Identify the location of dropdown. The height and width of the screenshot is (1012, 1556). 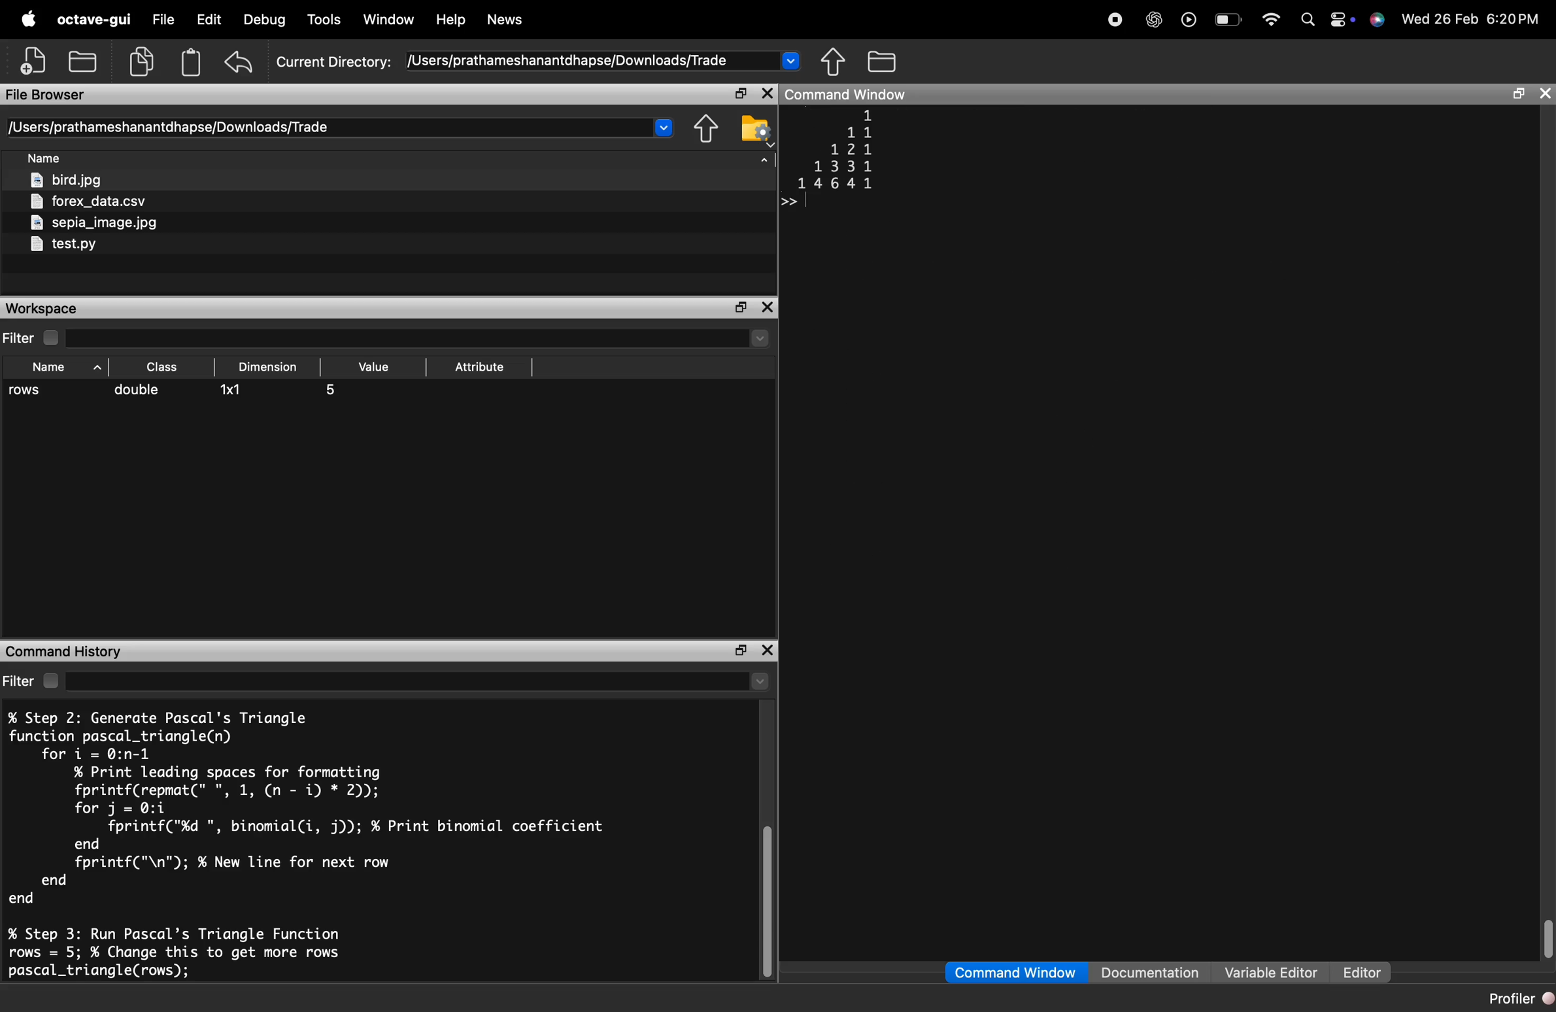
(791, 60).